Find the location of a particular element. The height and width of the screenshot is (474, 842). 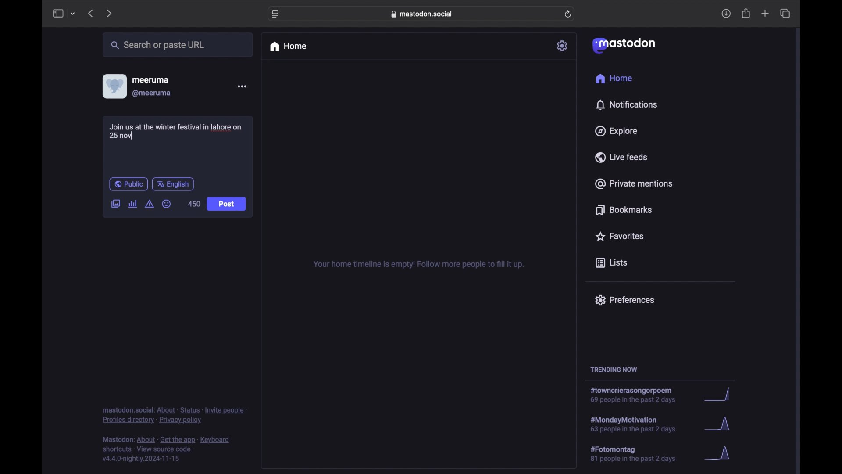

new tab is located at coordinates (765, 13).